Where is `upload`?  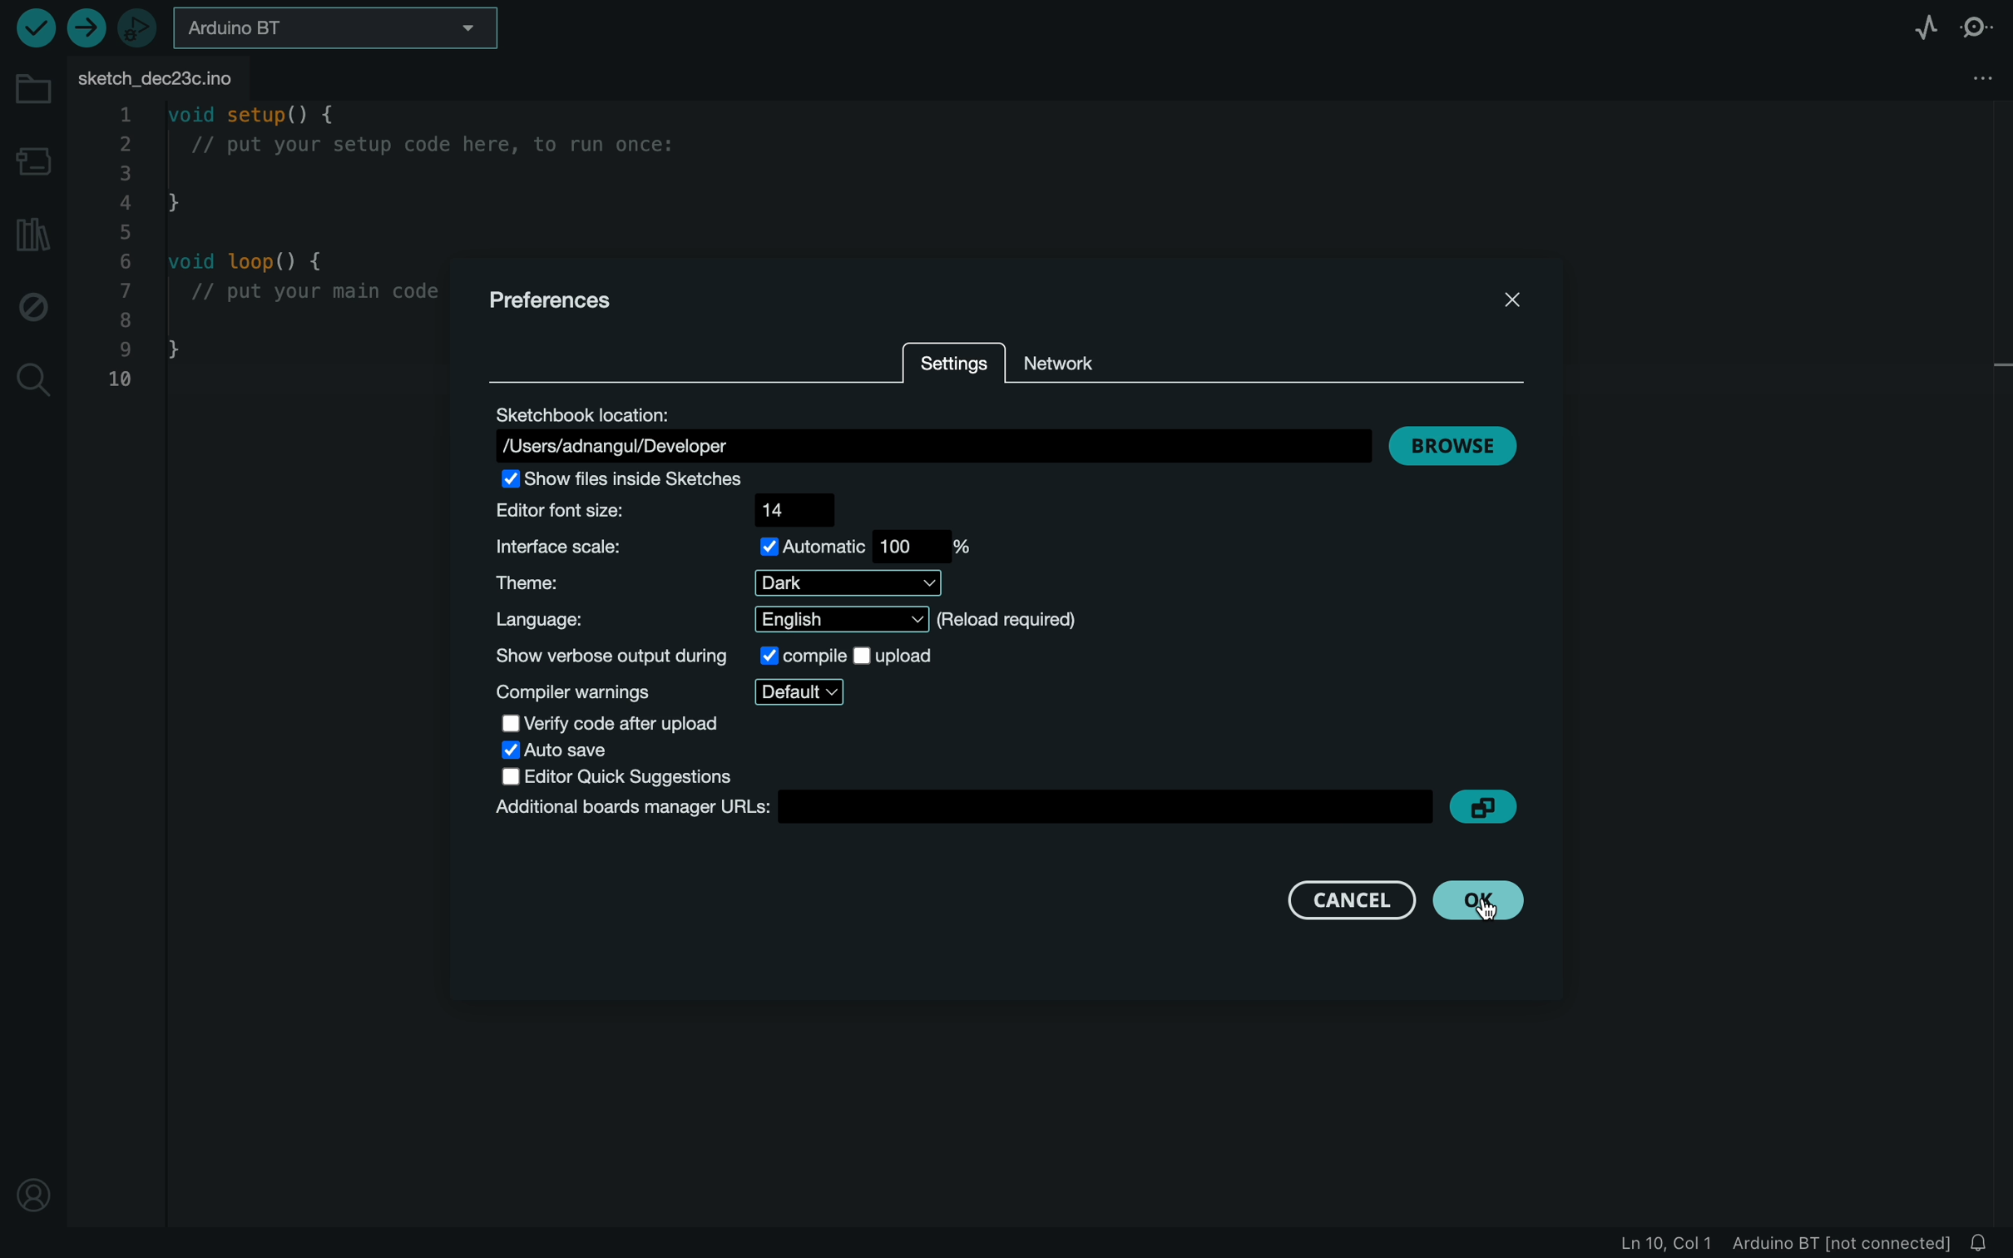 upload is located at coordinates (86, 30).